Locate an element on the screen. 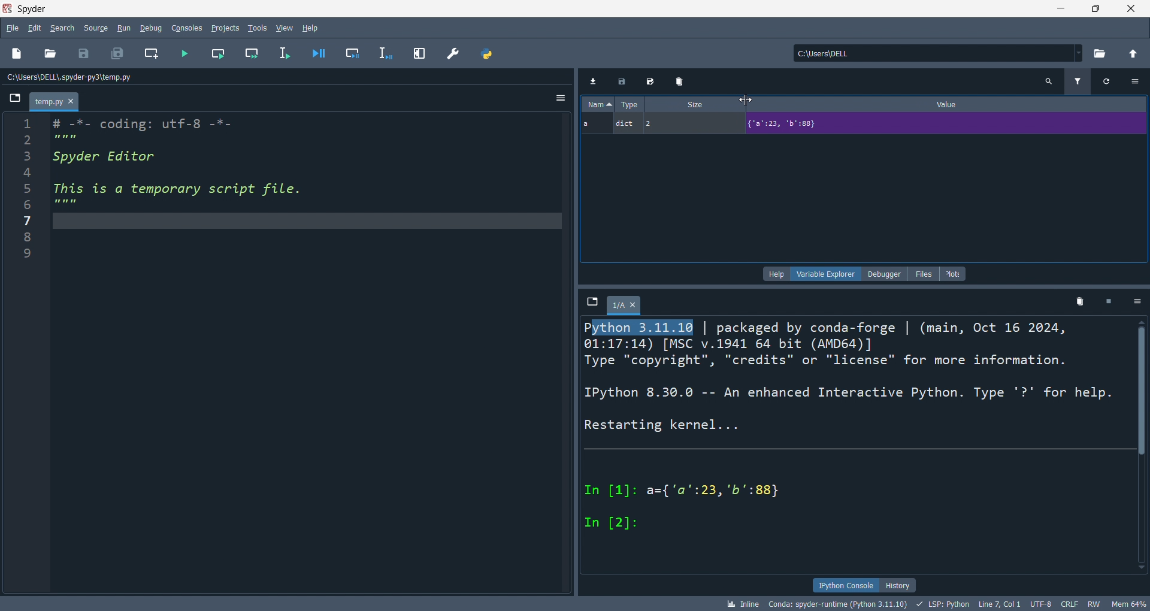  file data is located at coordinates (575, 604).